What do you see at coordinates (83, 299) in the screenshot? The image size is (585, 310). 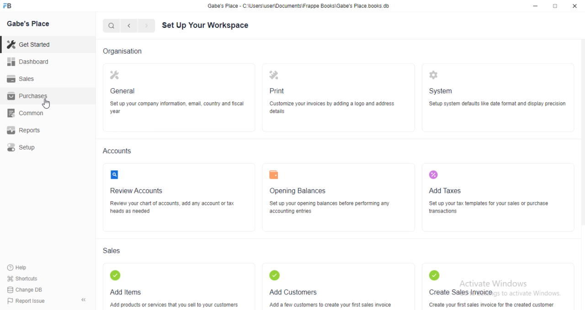 I see `collapse sidebar` at bounding box center [83, 299].